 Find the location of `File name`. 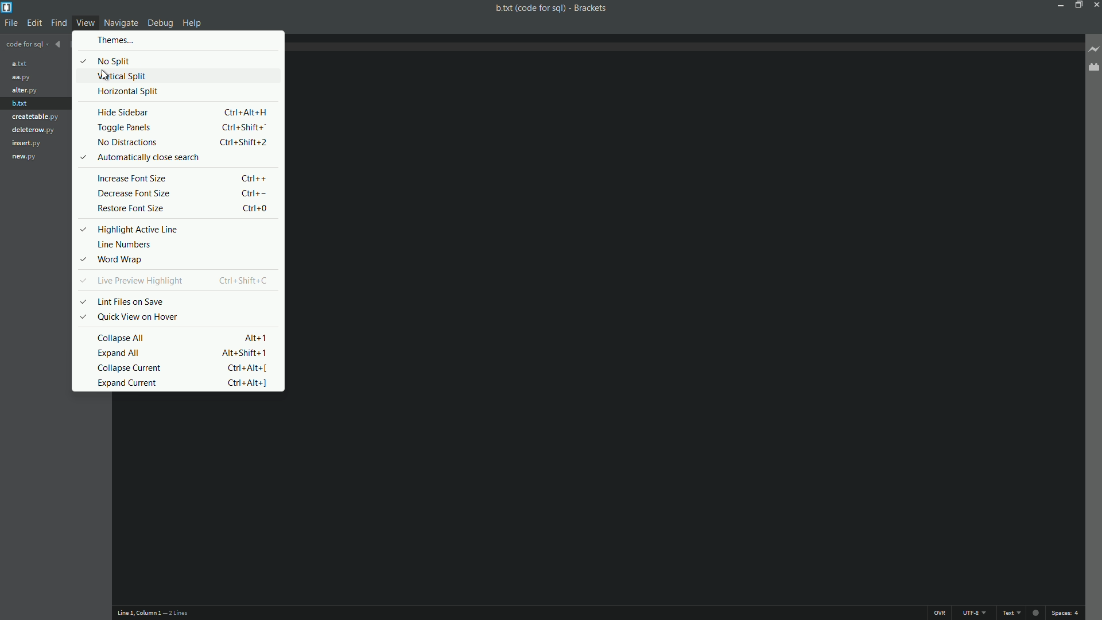

File name is located at coordinates (530, 8).